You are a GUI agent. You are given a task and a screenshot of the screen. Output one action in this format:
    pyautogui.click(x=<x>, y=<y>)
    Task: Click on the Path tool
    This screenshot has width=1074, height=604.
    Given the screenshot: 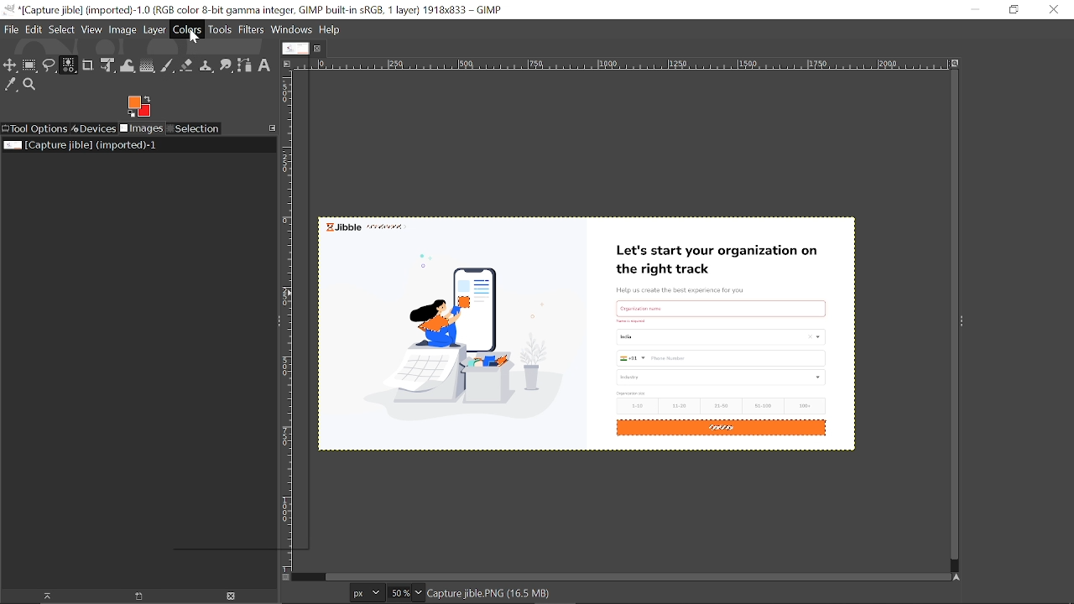 What is the action you would take?
    pyautogui.click(x=244, y=65)
    